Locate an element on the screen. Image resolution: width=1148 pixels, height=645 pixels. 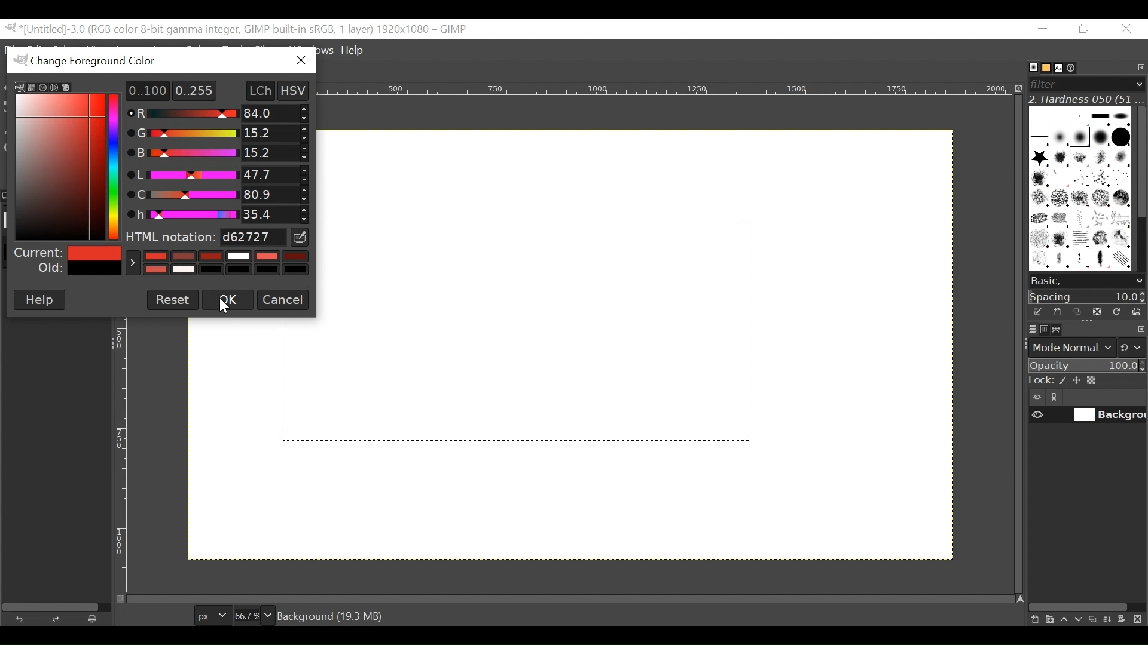
scroll down is located at coordinates (1139, 281).